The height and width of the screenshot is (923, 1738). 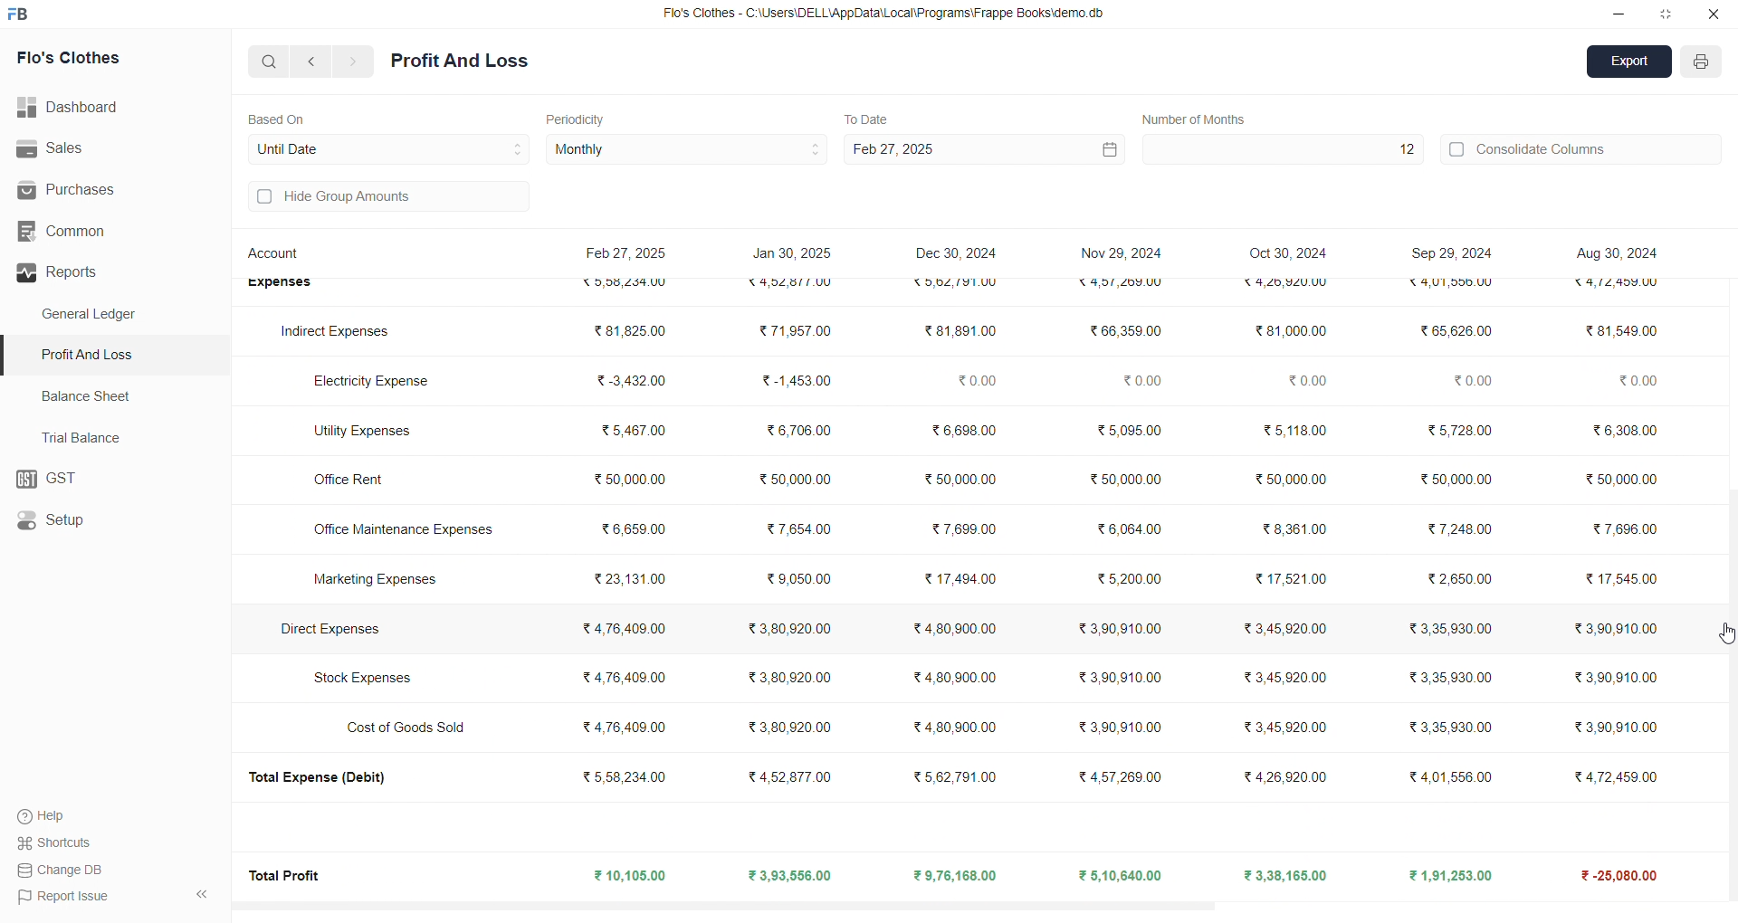 I want to click on Common, so click(x=92, y=232).